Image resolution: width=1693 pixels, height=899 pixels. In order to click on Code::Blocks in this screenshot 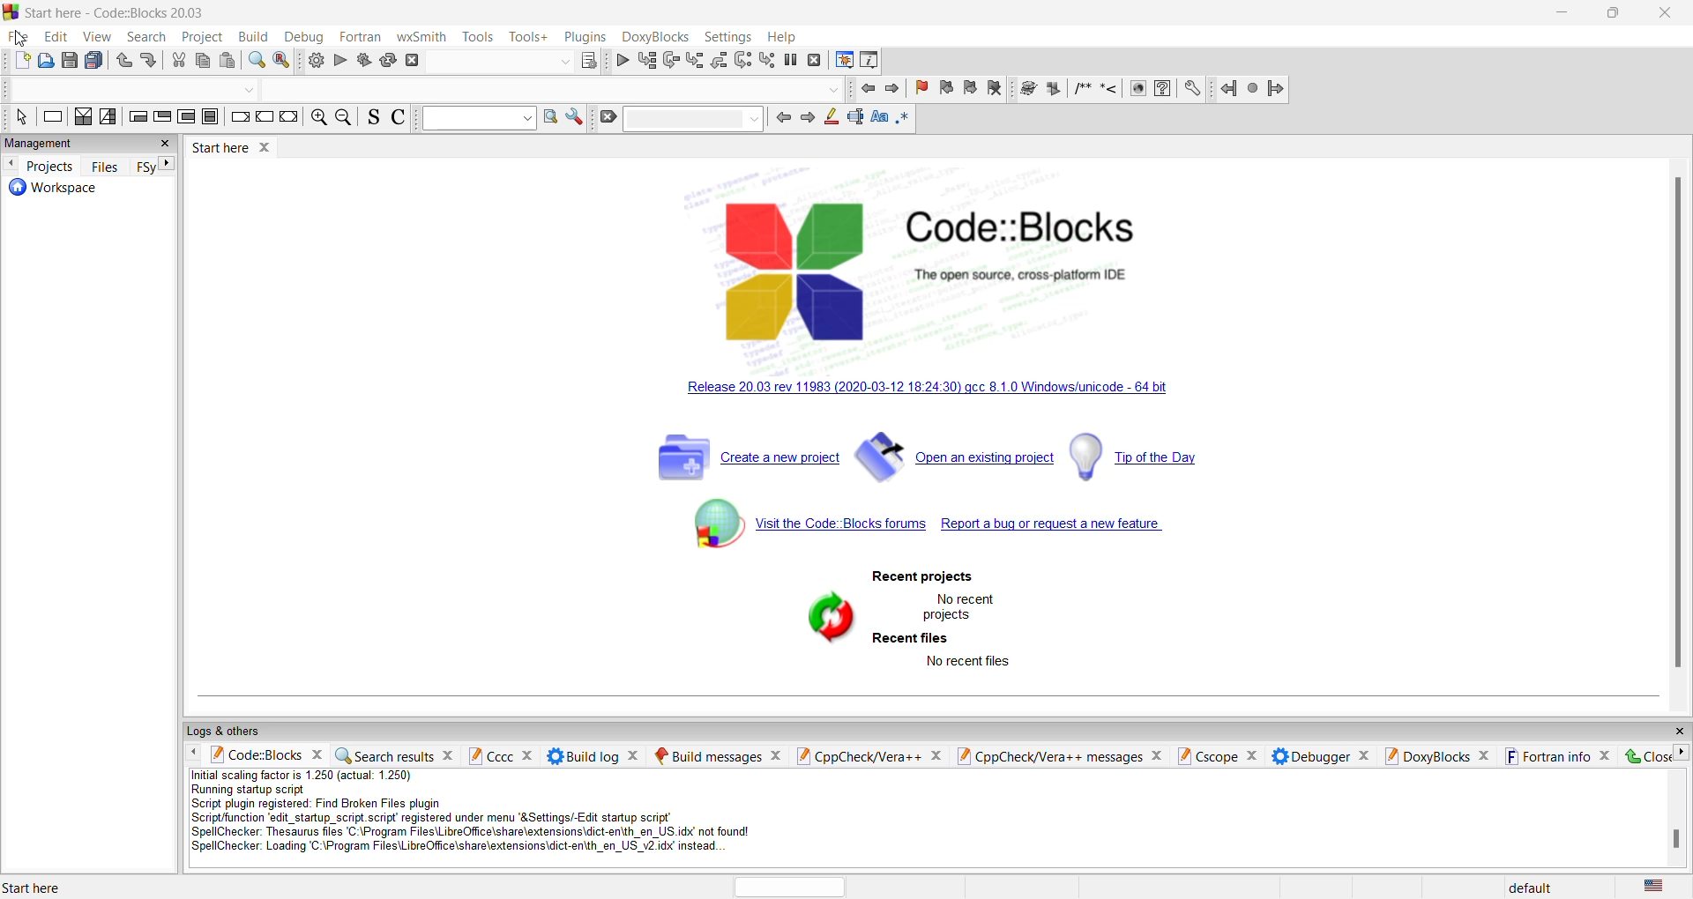, I will do `click(1025, 226)`.